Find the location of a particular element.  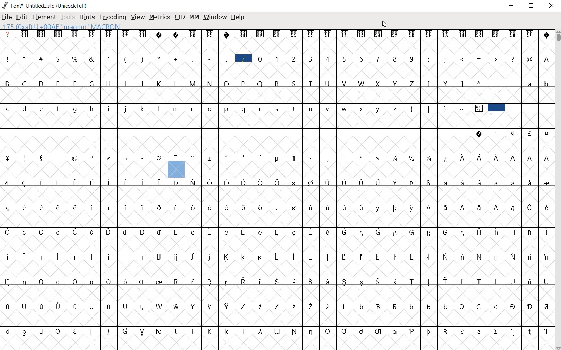

* is located at coordinates (159, 58).